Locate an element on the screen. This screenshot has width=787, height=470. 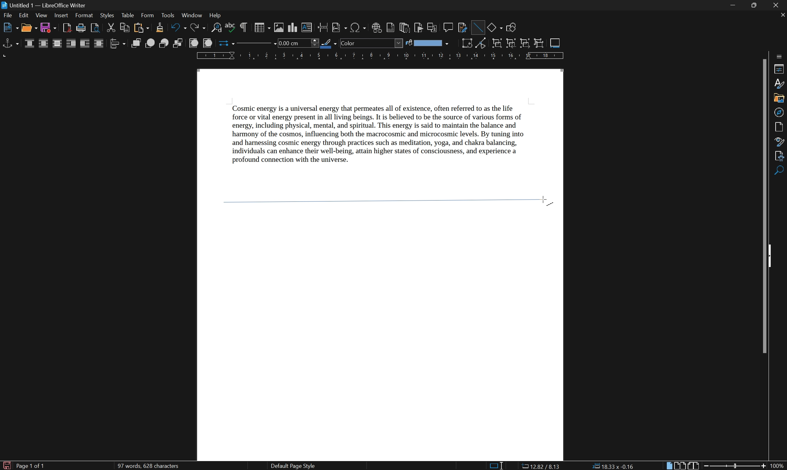
insert textbox is located at coordinates (307, 27).